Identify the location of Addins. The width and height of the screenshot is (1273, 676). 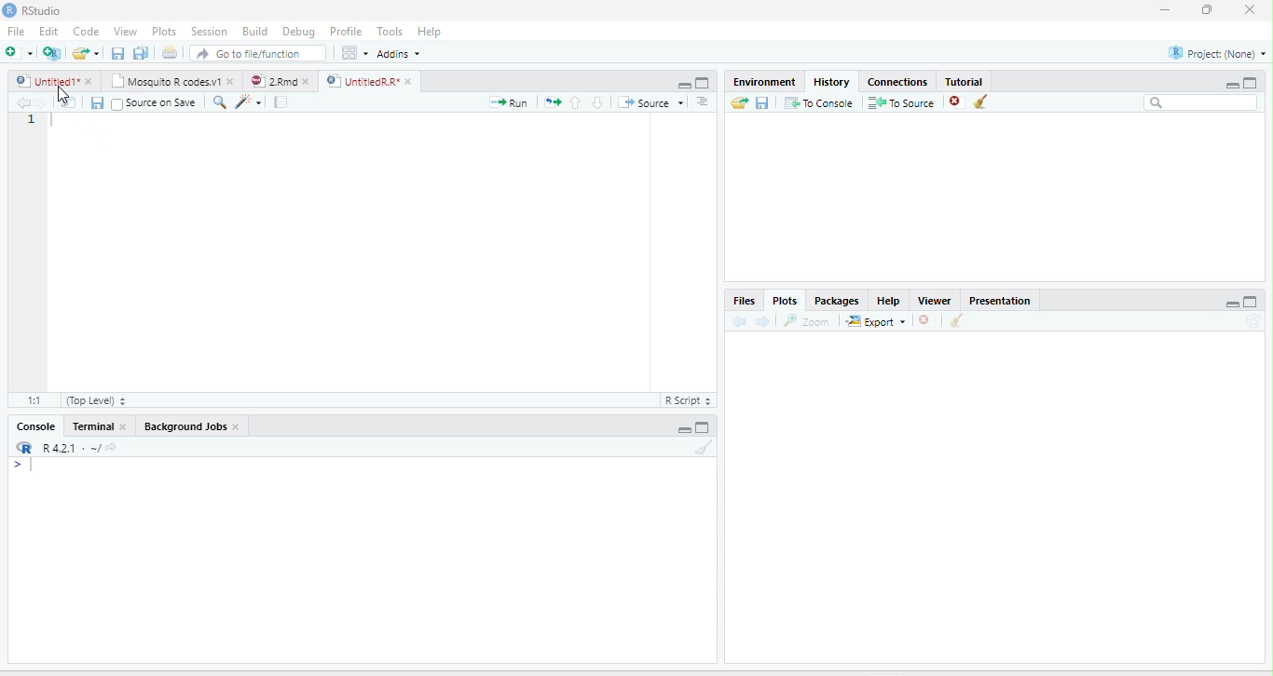
(399, 54).